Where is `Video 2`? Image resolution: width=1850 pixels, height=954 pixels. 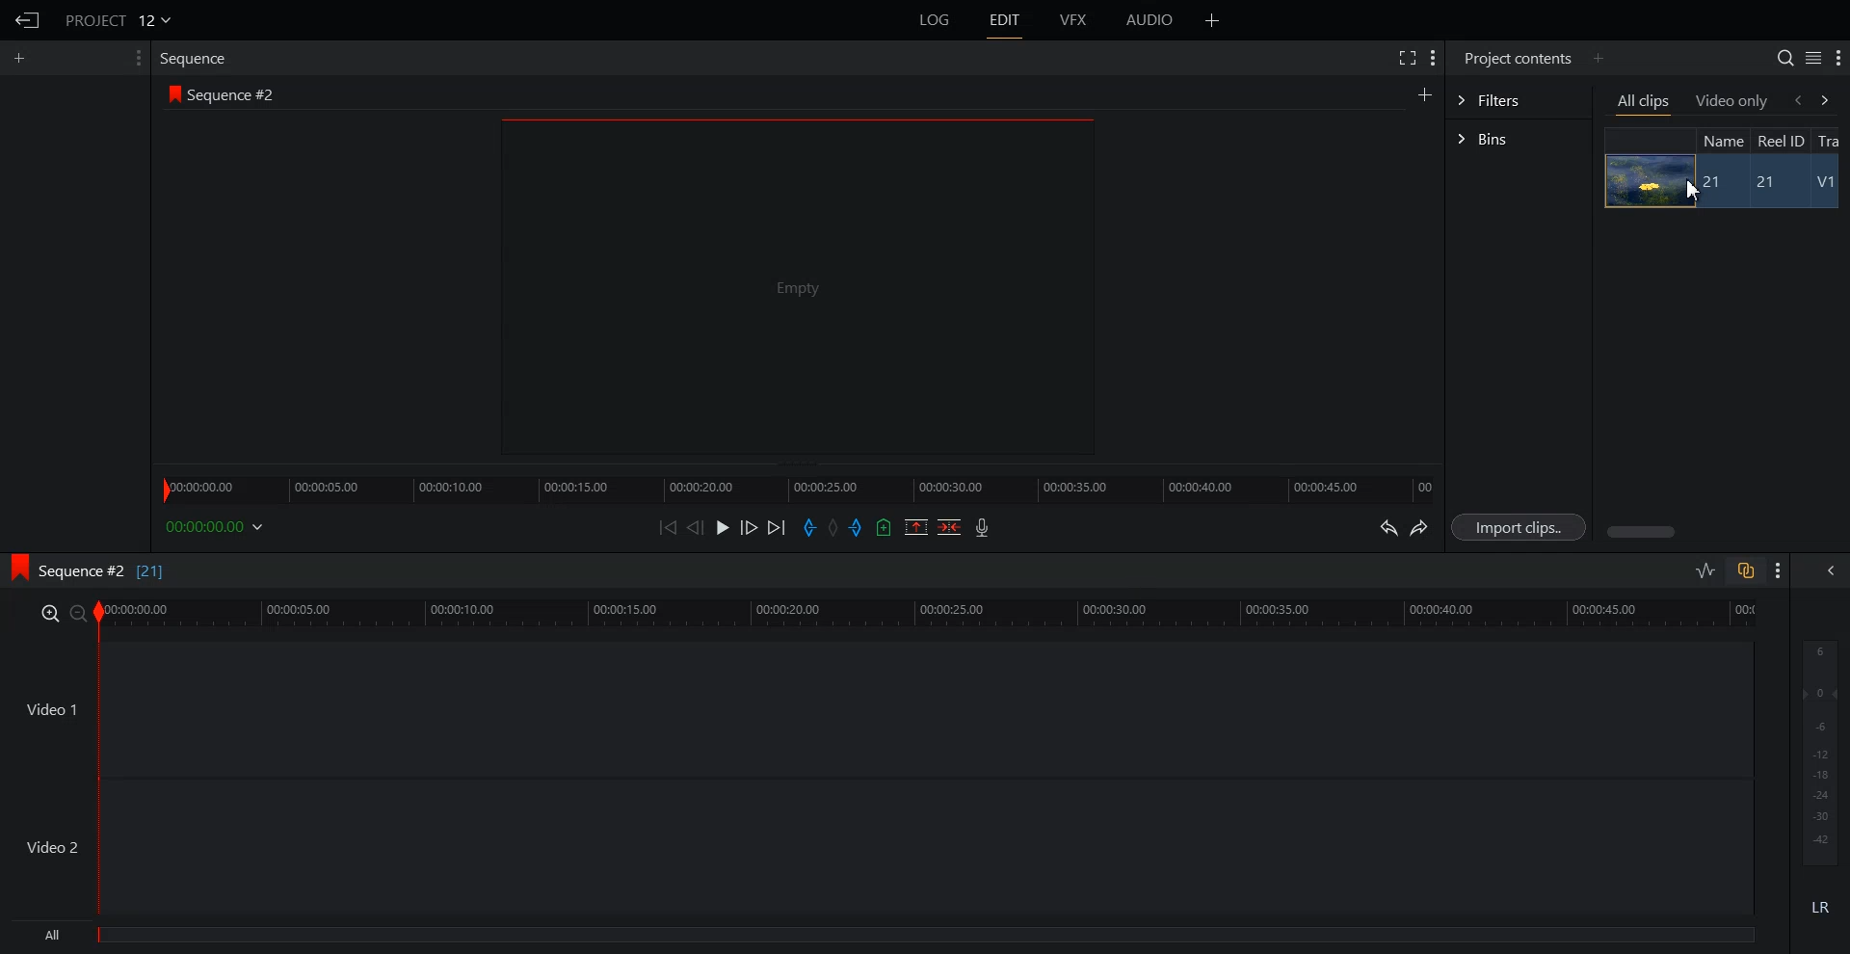
Video 2 is located at coordinates (877, 847).